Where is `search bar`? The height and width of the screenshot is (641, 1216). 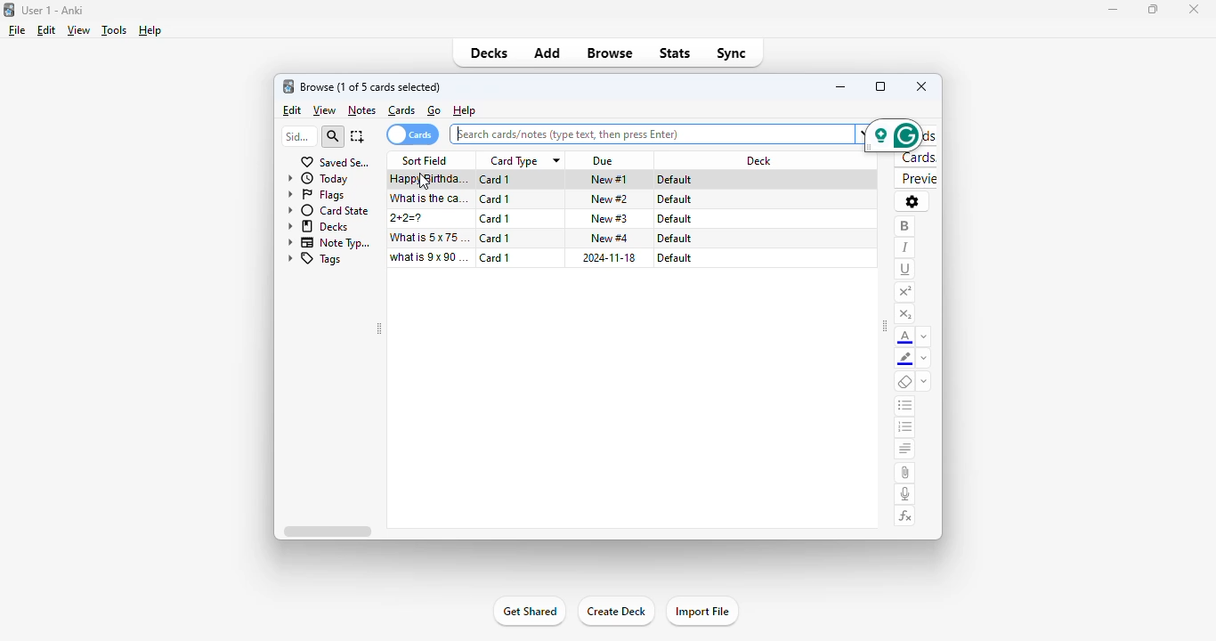 search bar is located at coordinates (658, 134).